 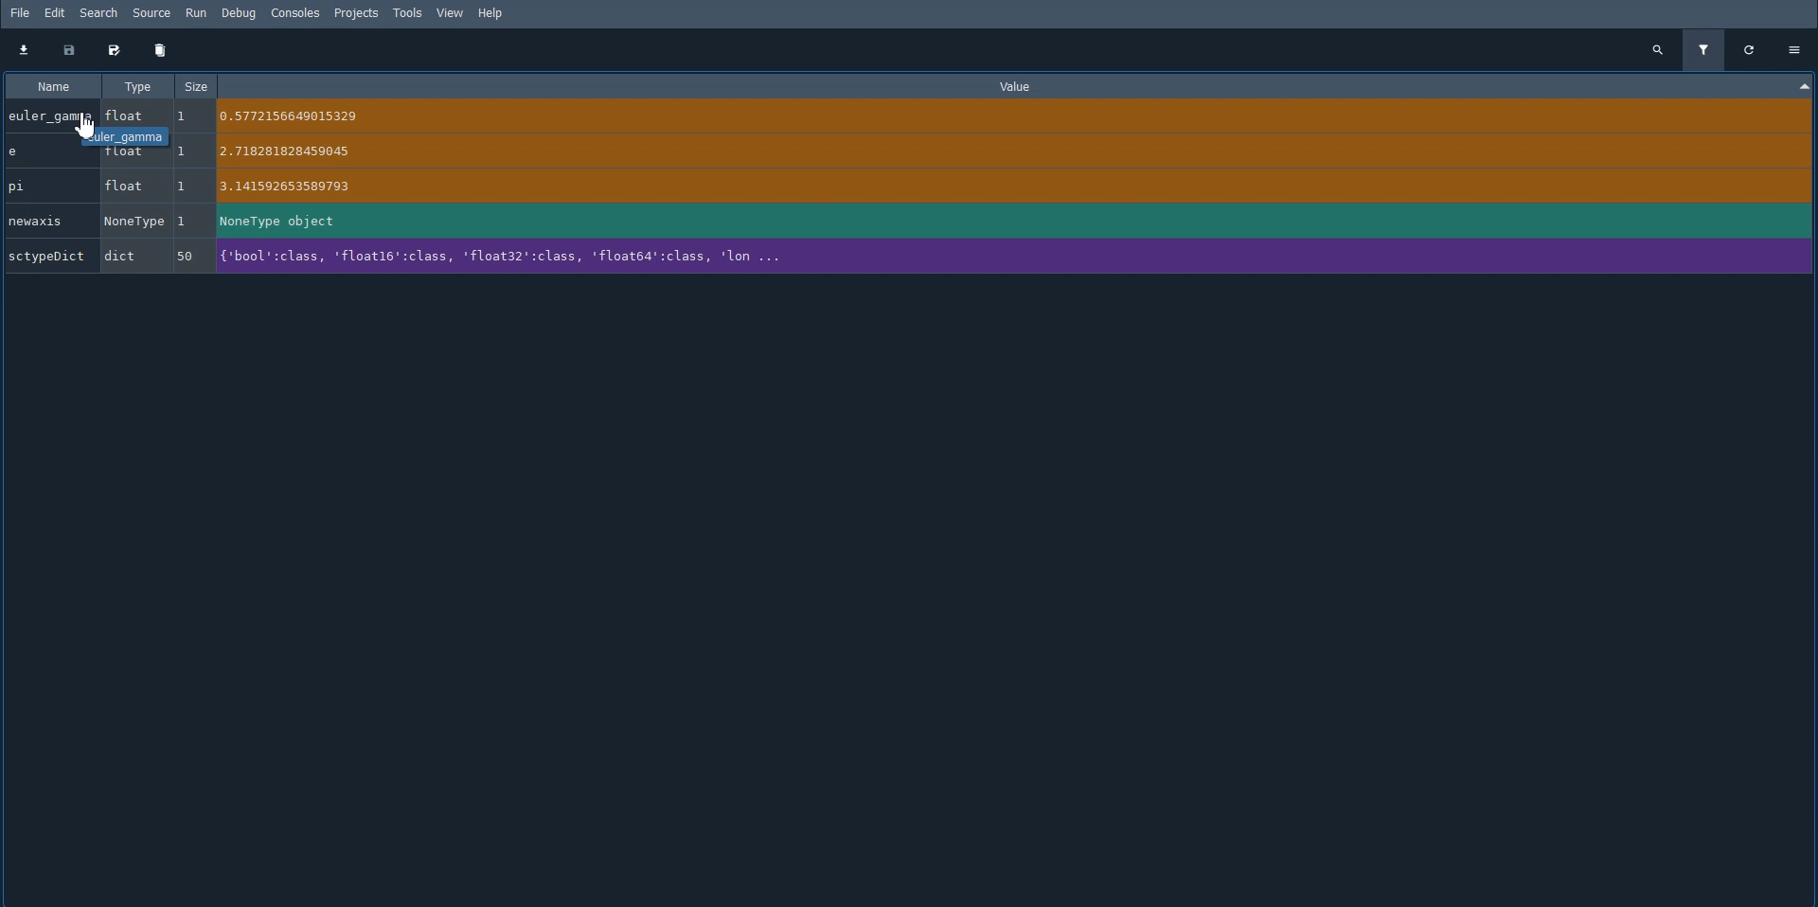 I want to click on Options, so click(x=1795, y=48).